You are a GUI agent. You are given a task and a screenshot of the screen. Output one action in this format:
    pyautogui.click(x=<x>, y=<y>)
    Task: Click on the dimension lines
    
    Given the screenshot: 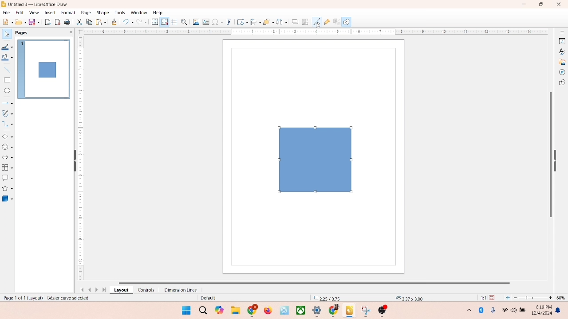 What is the action you would take?
    pyautogui.click(x=178, y=290)
    